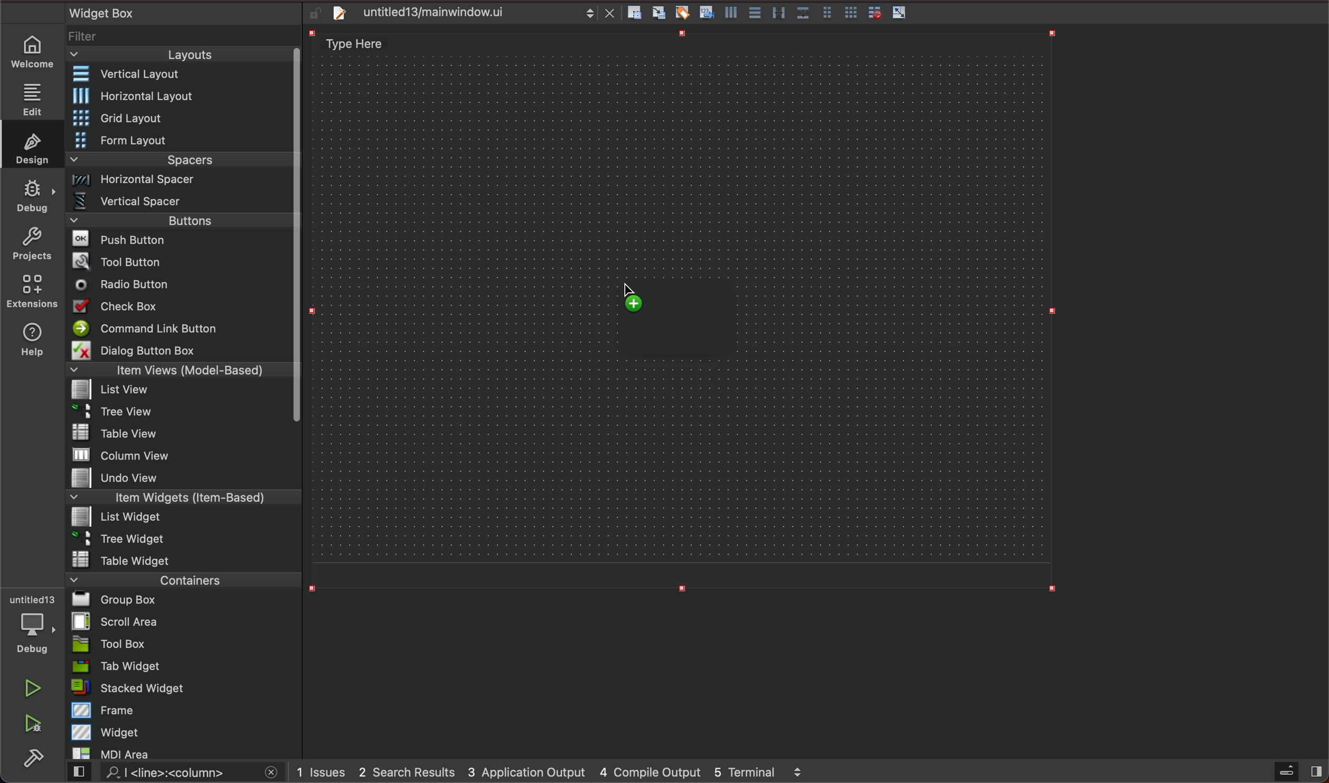 This screenshot has height=783, width=1329. What do you see at coordinates (180, 260) in the screenshot?
I see `tool button` at bounding box center [180, 260].